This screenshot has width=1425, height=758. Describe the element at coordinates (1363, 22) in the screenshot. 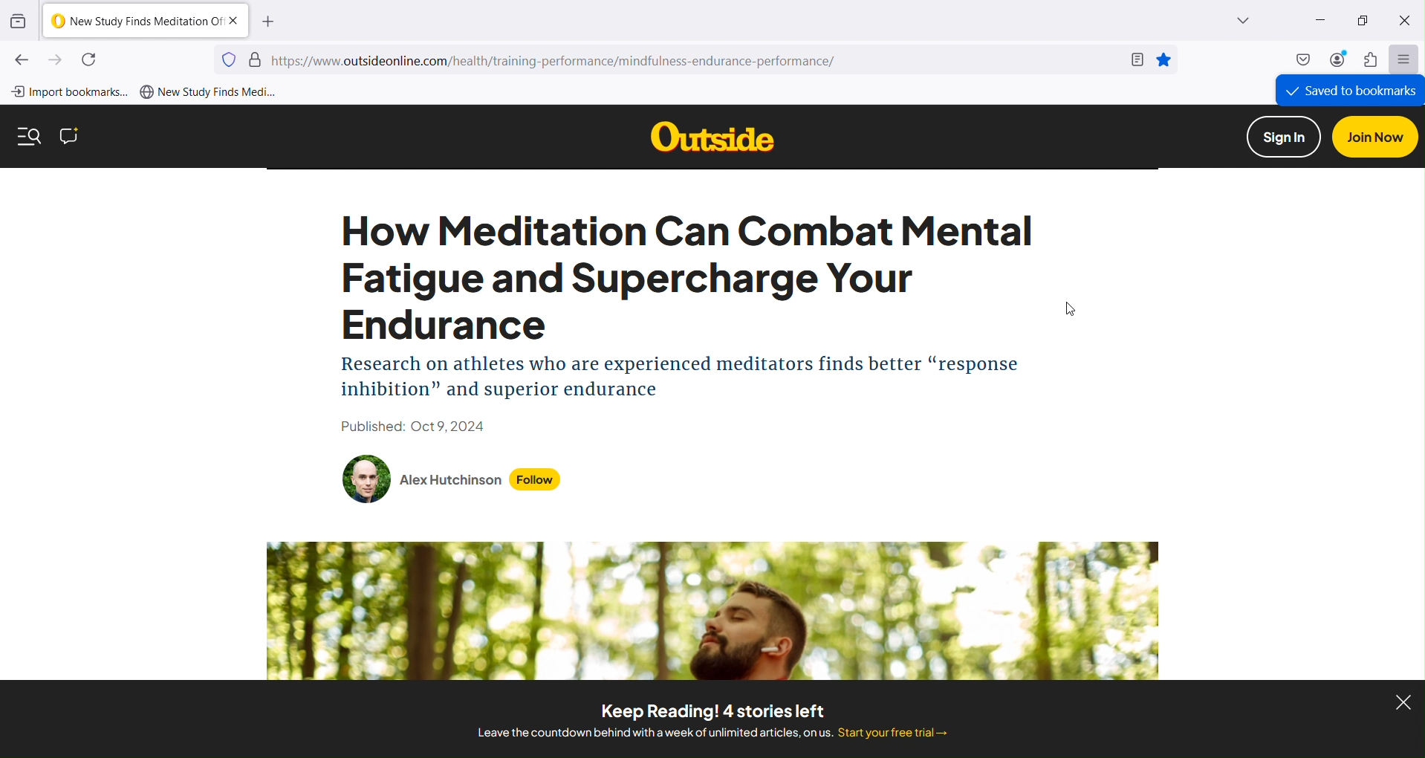

I see `Restore` at that location.